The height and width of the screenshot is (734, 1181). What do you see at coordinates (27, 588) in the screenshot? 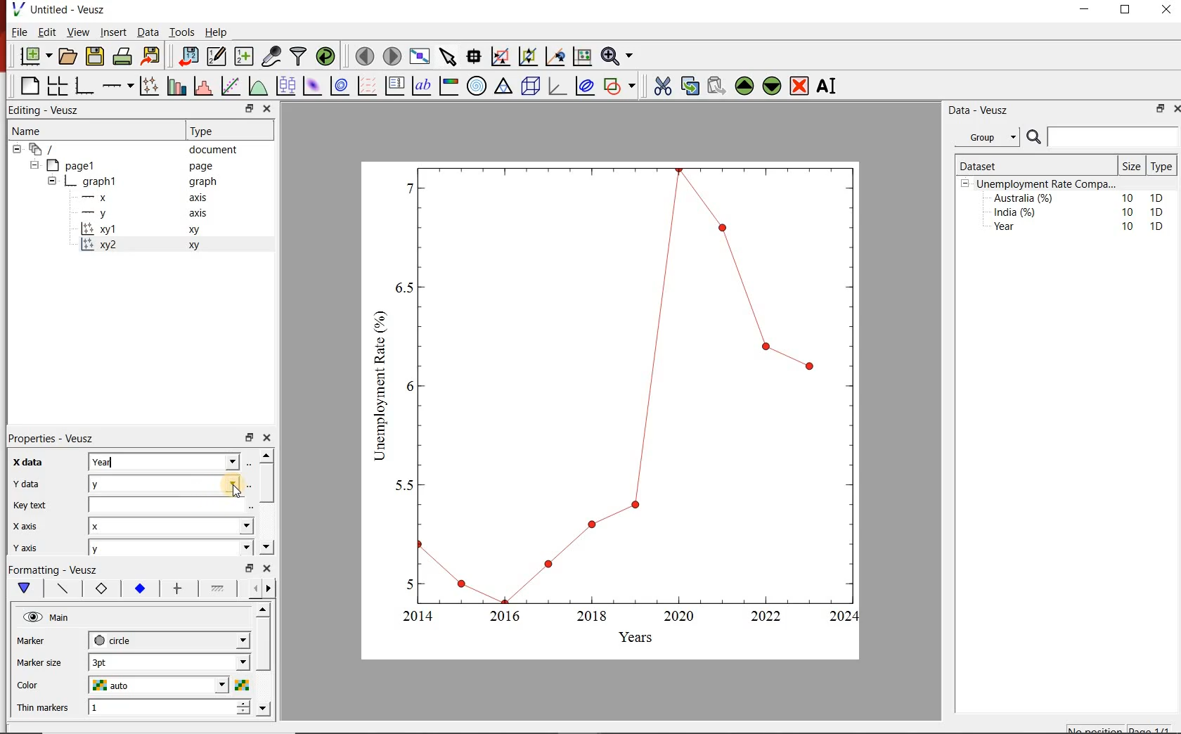
I see `main` at bounding box center [27, 588].